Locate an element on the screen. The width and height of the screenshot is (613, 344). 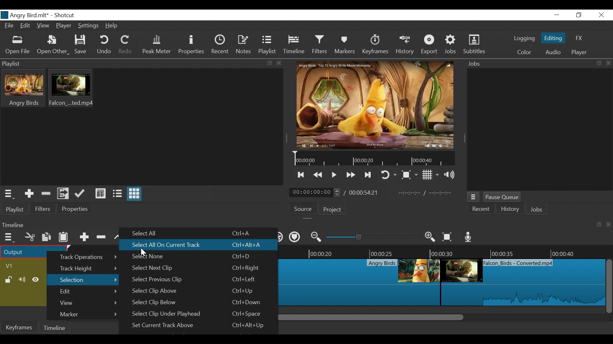
Clip is located at coordinates (71, 88).